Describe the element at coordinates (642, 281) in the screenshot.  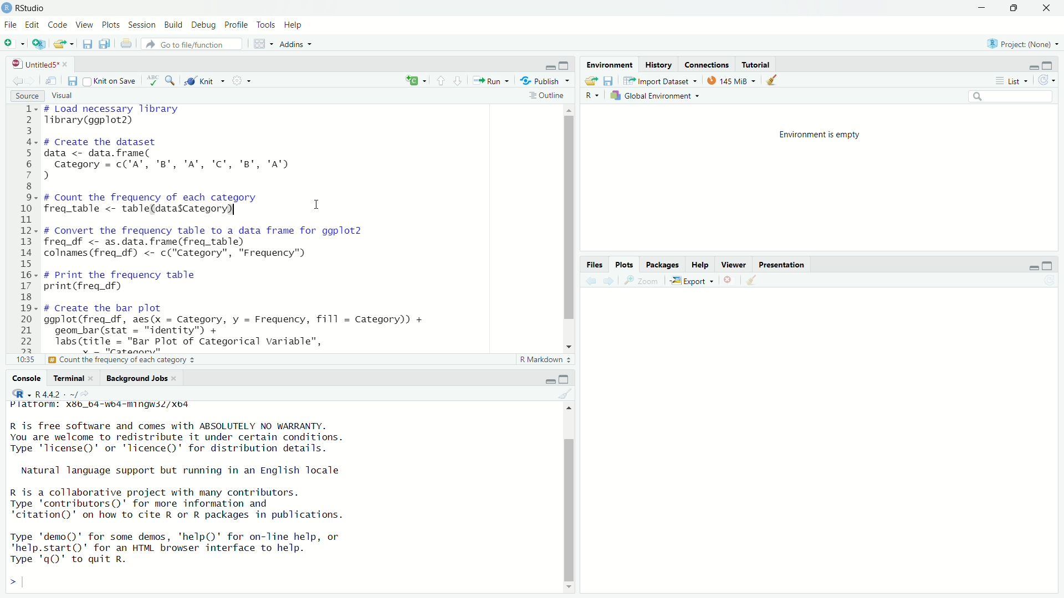
I see `zoom` at that location.